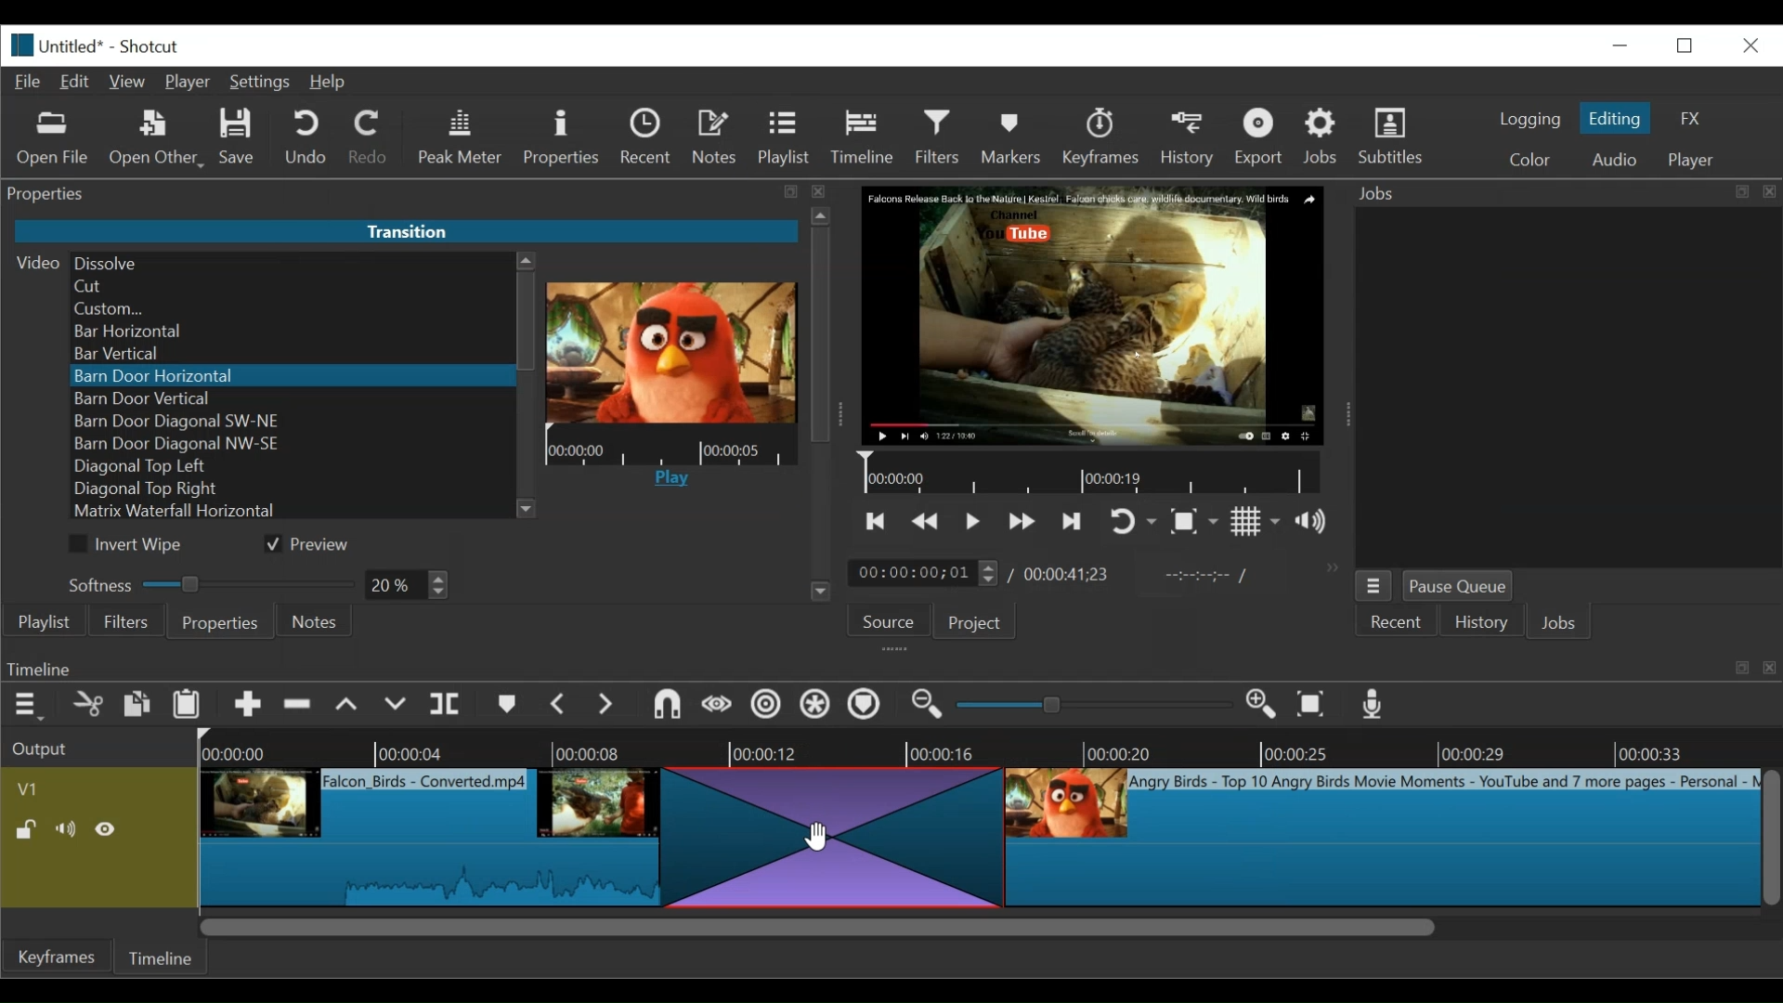 The width and height of the screenshot is (1783, 1003). I want to click on Dissolve, so click(292, 262).